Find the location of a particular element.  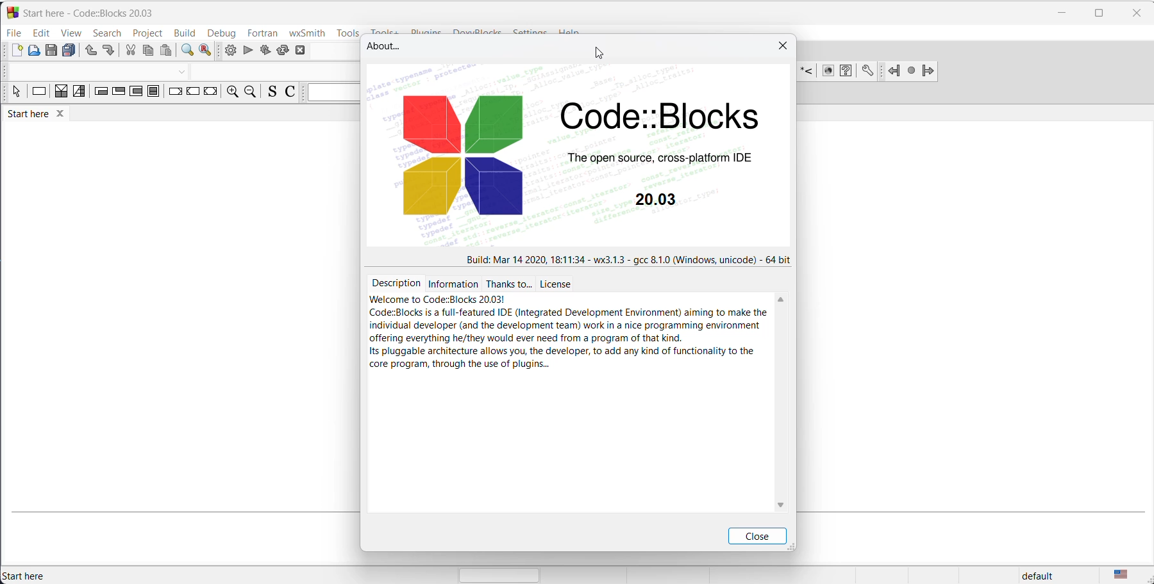

continue instruction is located at coordinates (193, 93).